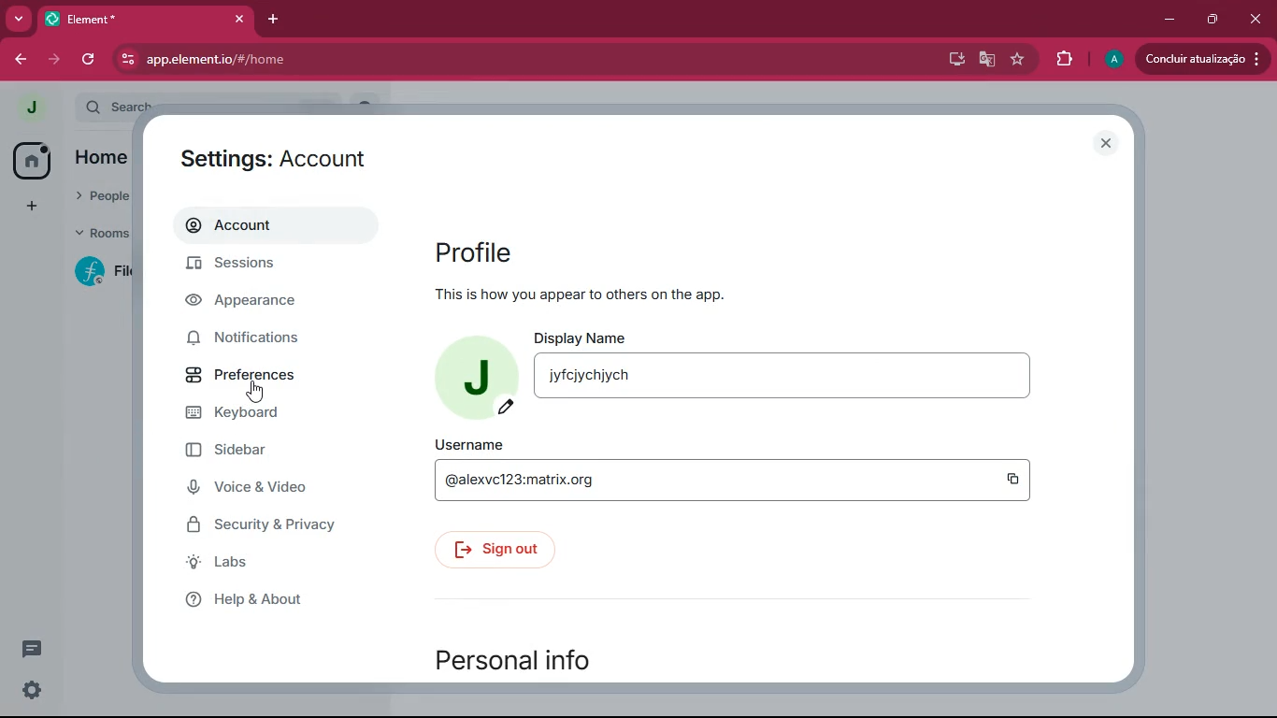 The image size is (1277, 718). I want to click on comments, so click(32, 648).